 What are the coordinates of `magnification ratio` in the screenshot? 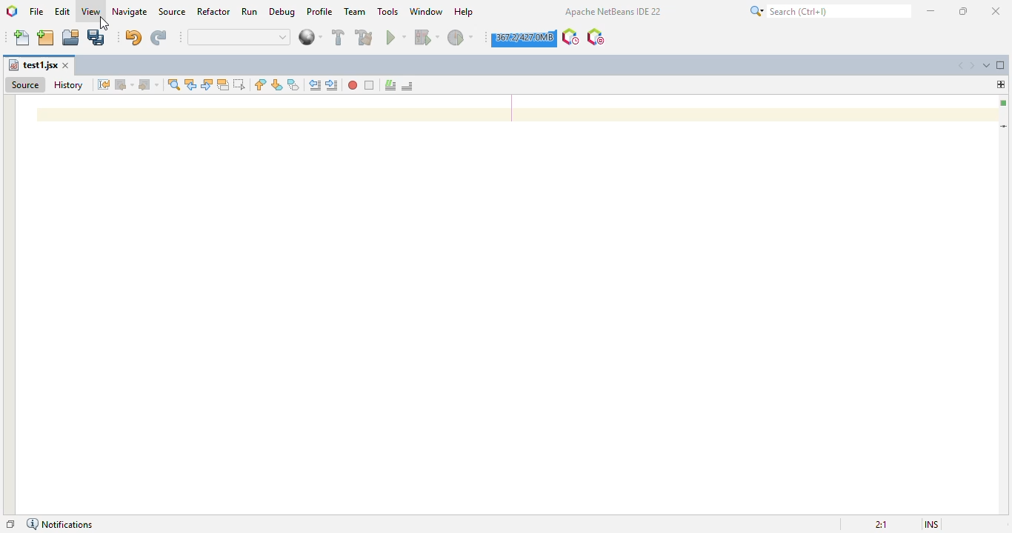 It's located at (882, 525).